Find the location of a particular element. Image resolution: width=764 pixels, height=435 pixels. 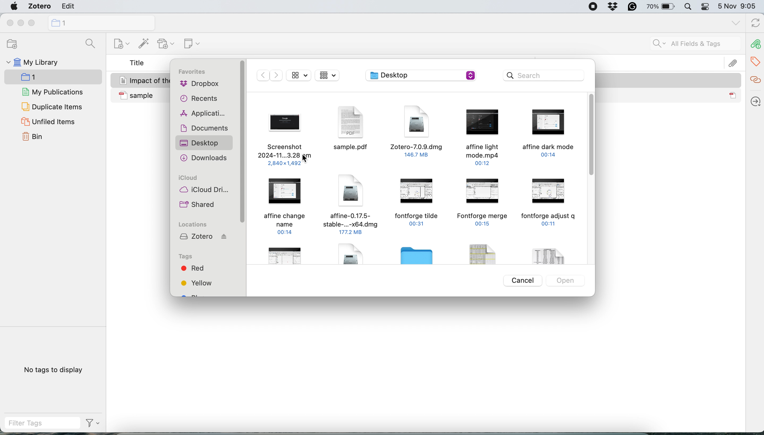

dropbox is located at coordinates (199, 85).